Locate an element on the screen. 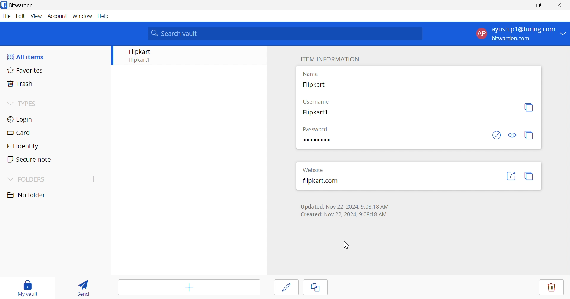 The image size is (570, 299). Search Vault is located at coordinates (285, 34).